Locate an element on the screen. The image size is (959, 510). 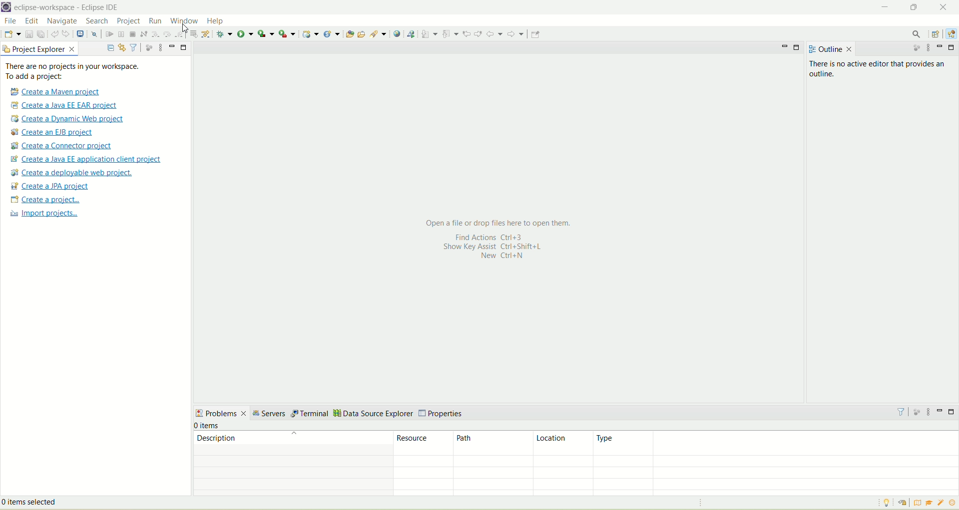
create a JPA project is located at coordinates (50, 186).